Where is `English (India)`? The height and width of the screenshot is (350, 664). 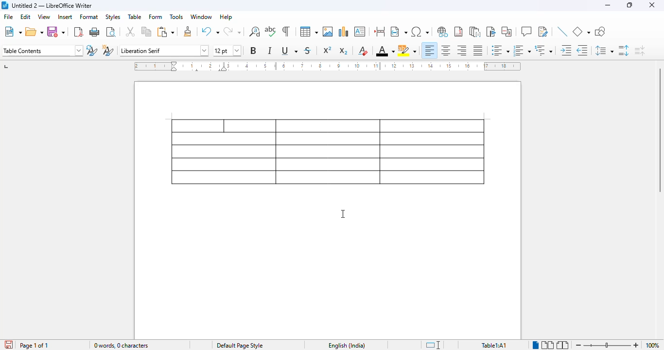 English (India) is located at coordinates (347, 345).